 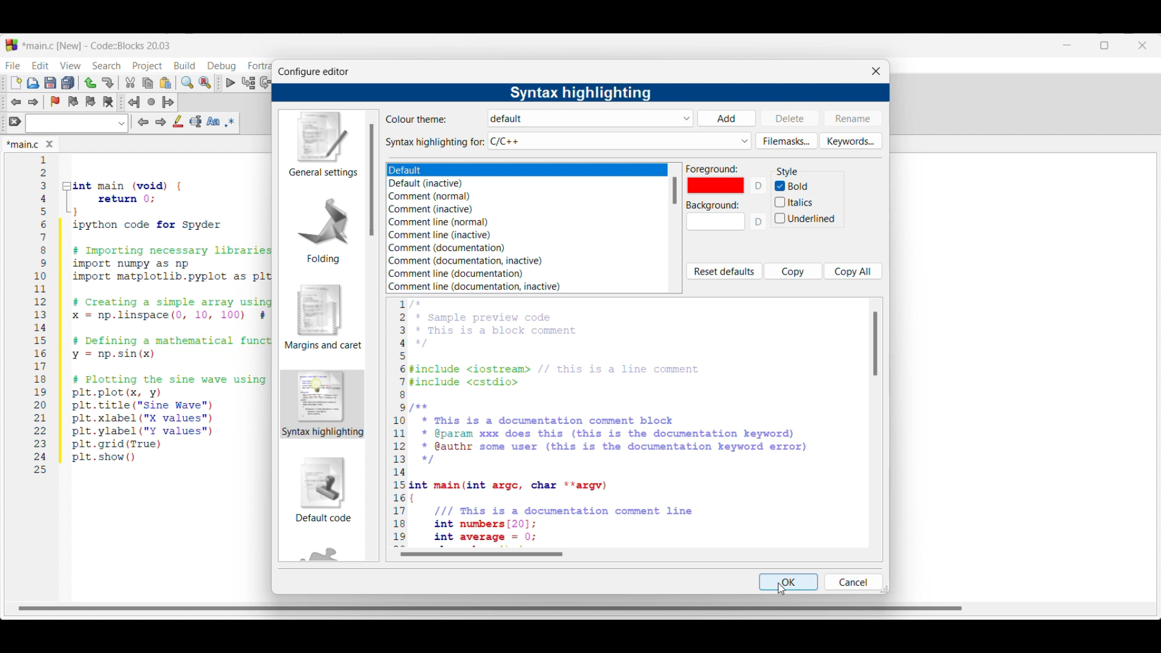 I want to click on Horizontal scroll bar, so click(x=493, y=605).